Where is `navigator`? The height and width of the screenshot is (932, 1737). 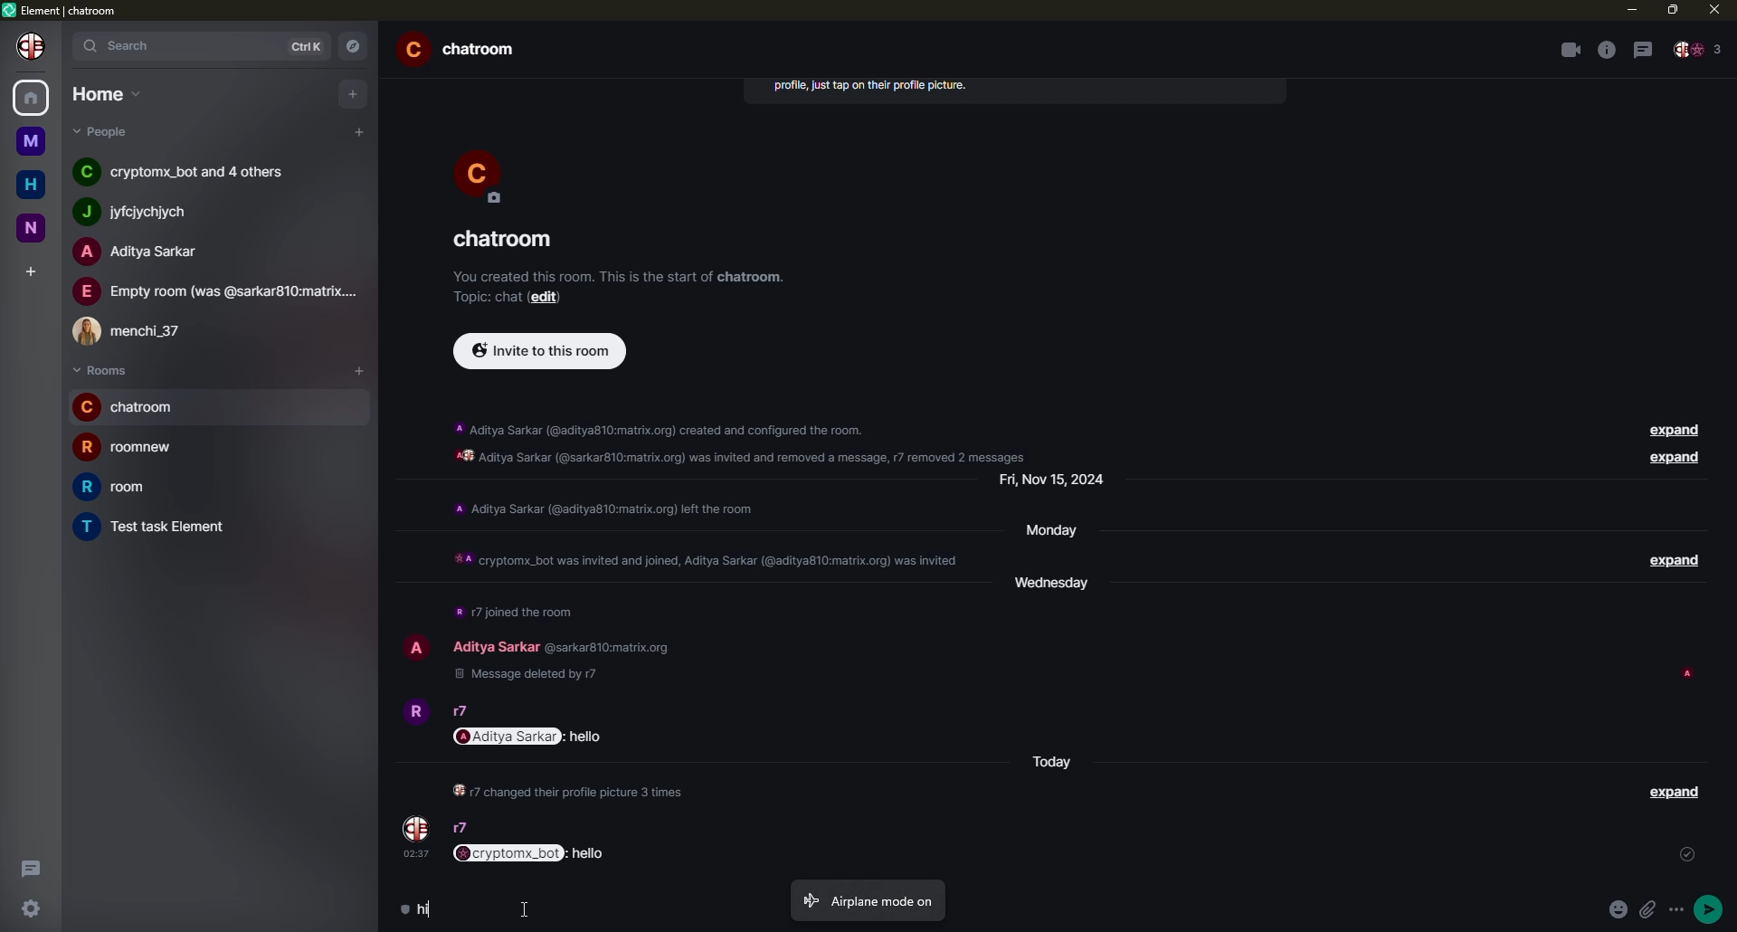
navigator is located at coordinates (356, 47).